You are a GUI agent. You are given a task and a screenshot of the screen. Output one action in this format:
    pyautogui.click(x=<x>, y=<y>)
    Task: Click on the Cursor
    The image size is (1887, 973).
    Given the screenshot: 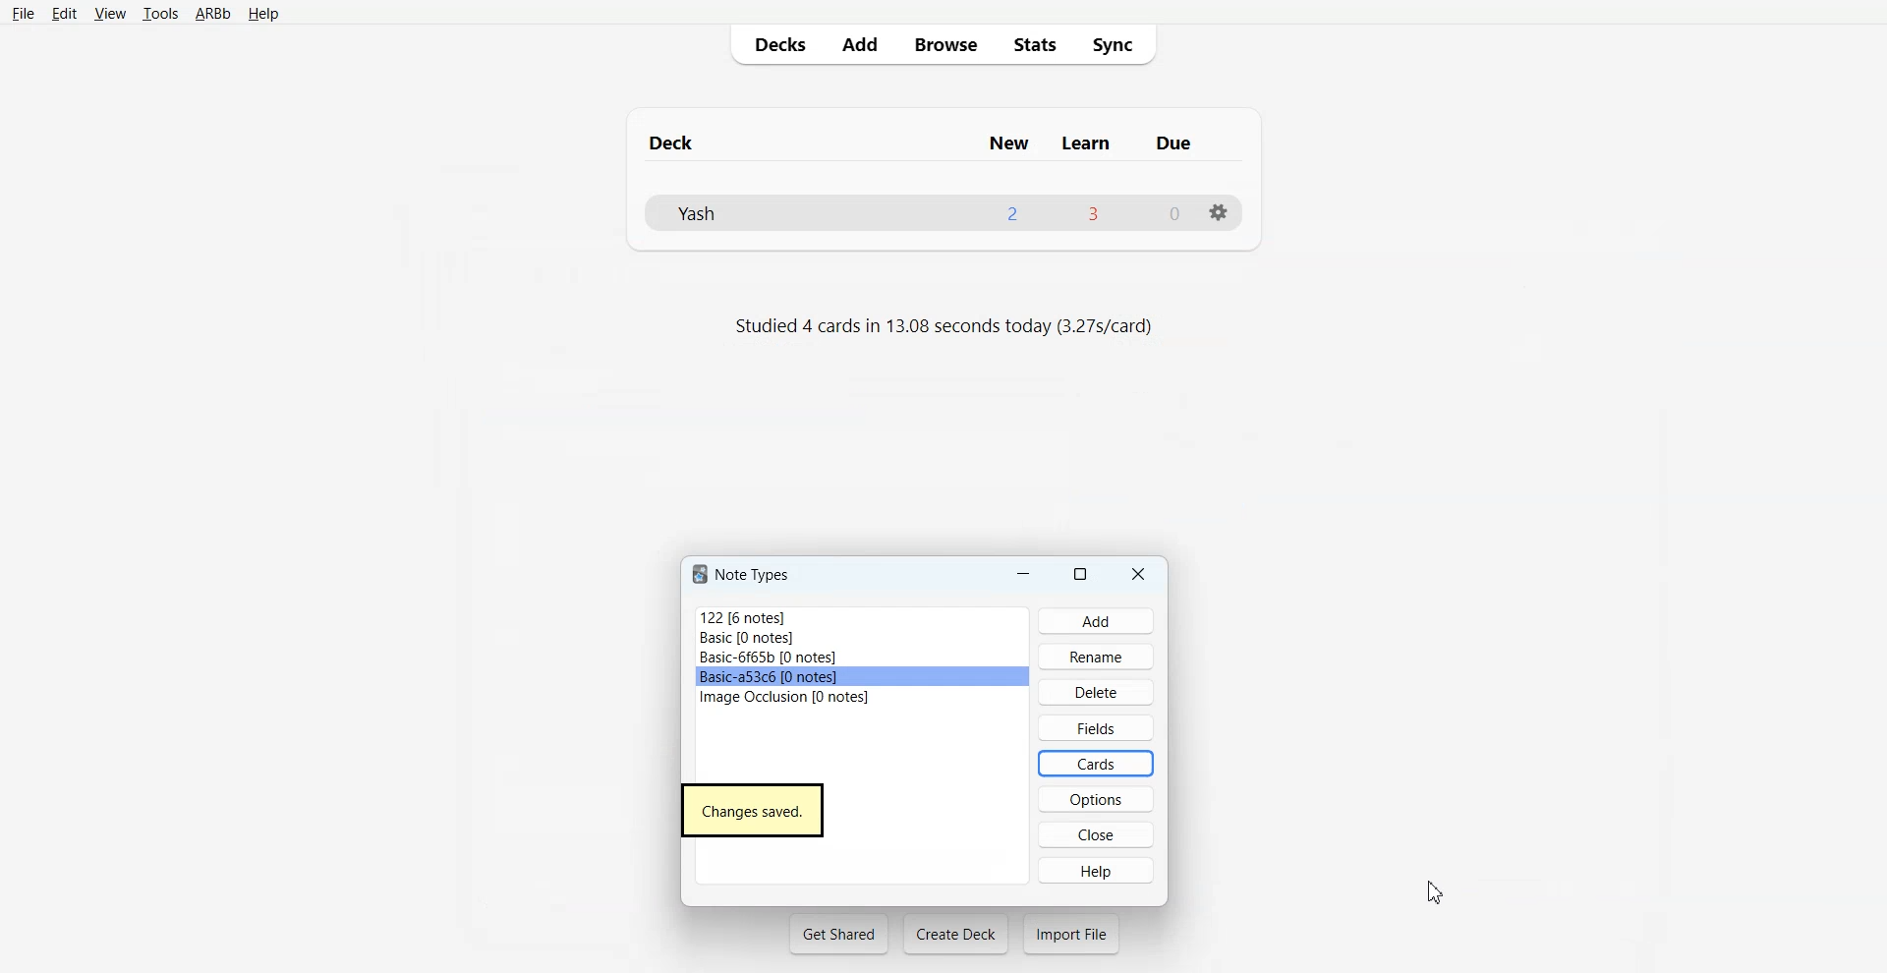 What is the action you would take?
    pyautogui.click(x=1438, y=891)
    